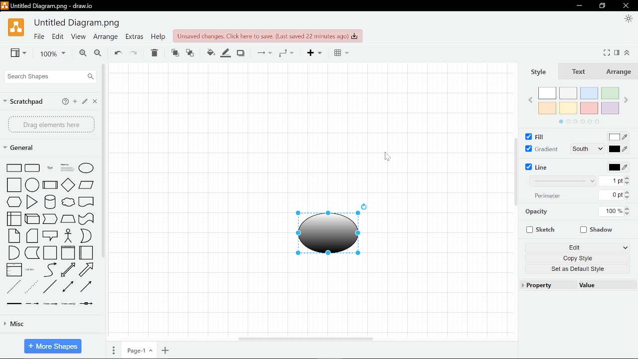 The image size is (638, 359). Describe the element at coordinates (589, 137) in the screenshot. I see `Auto` at that location.